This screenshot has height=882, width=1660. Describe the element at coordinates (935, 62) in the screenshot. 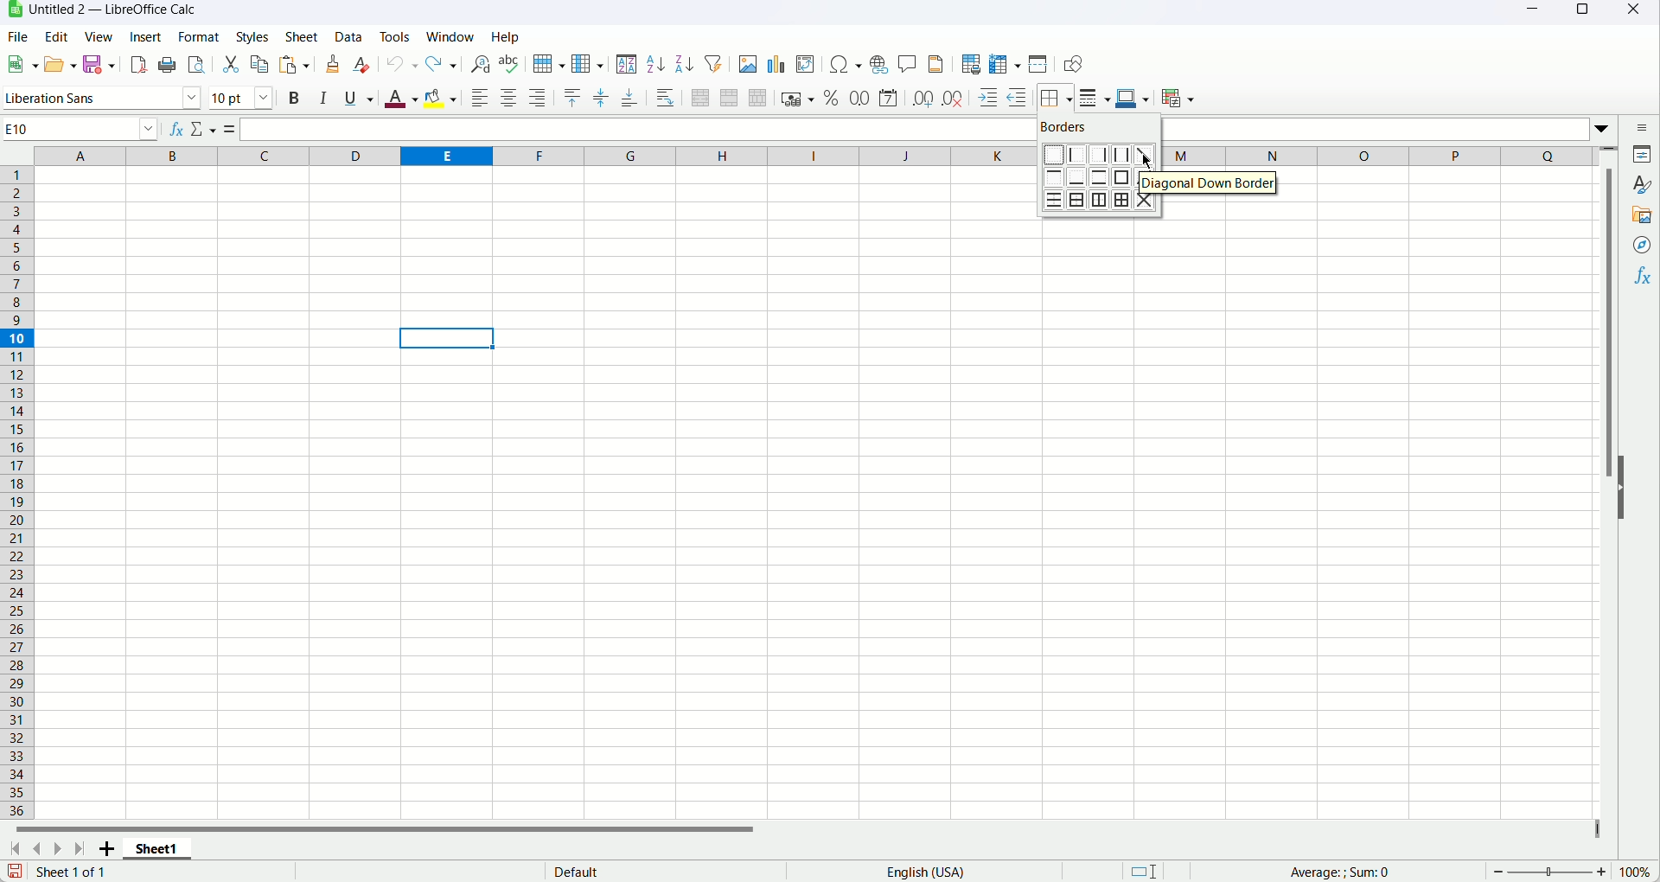

I see `Headers and footers` at that location.